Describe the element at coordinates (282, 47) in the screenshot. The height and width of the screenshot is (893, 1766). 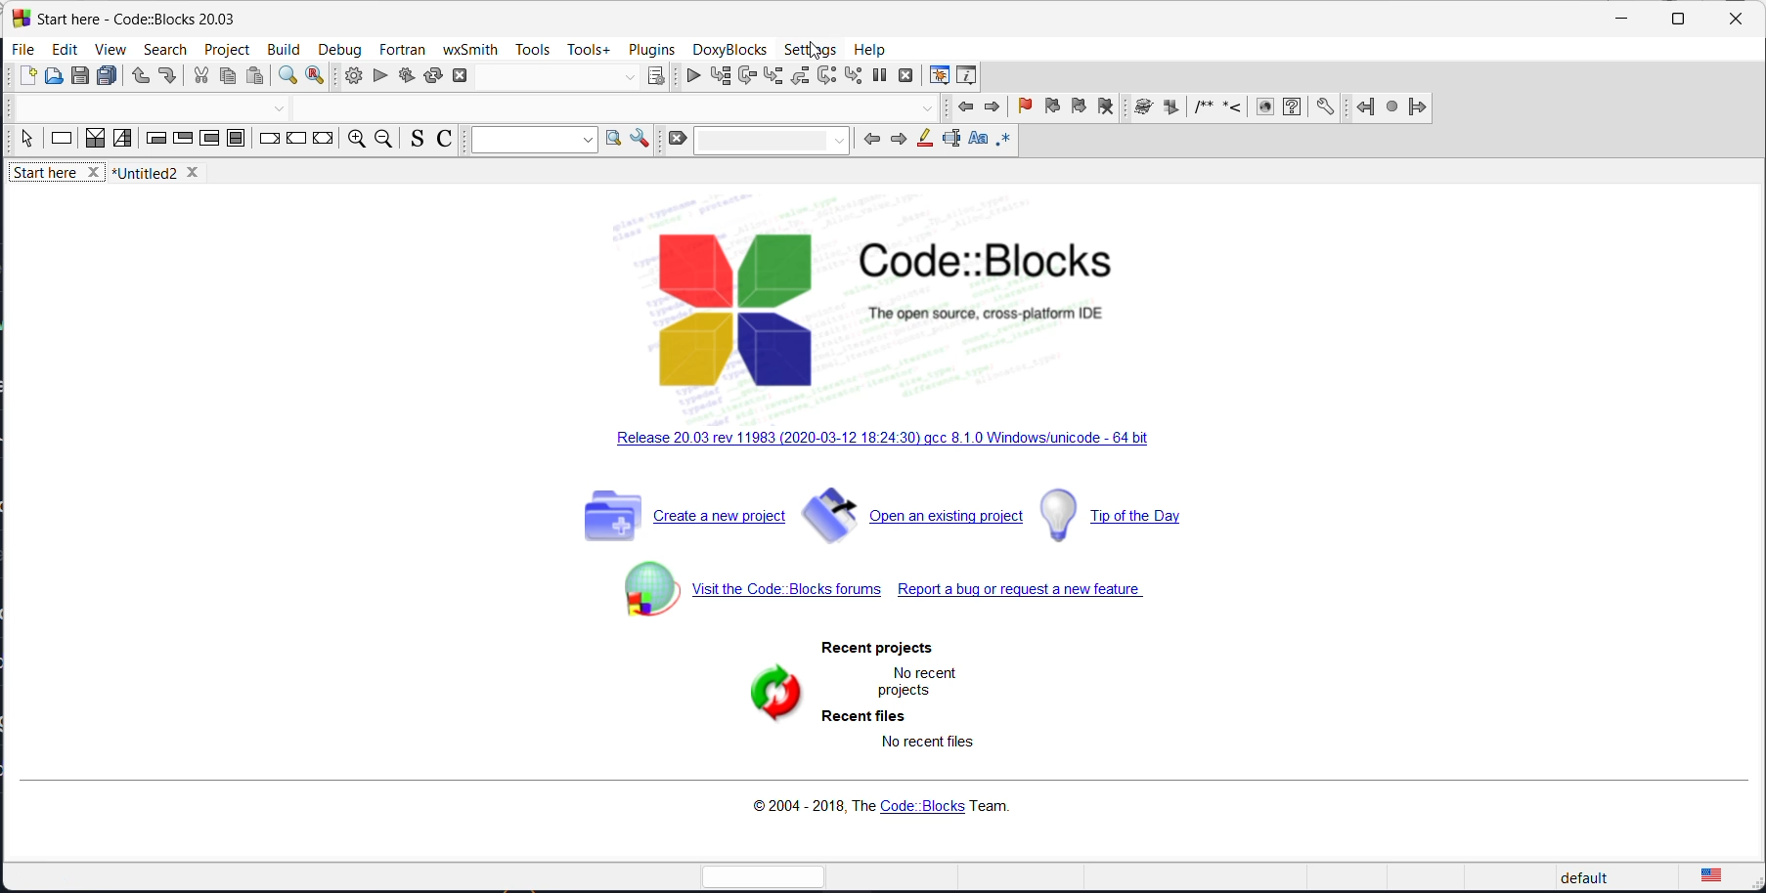
I see `Build` at that location.